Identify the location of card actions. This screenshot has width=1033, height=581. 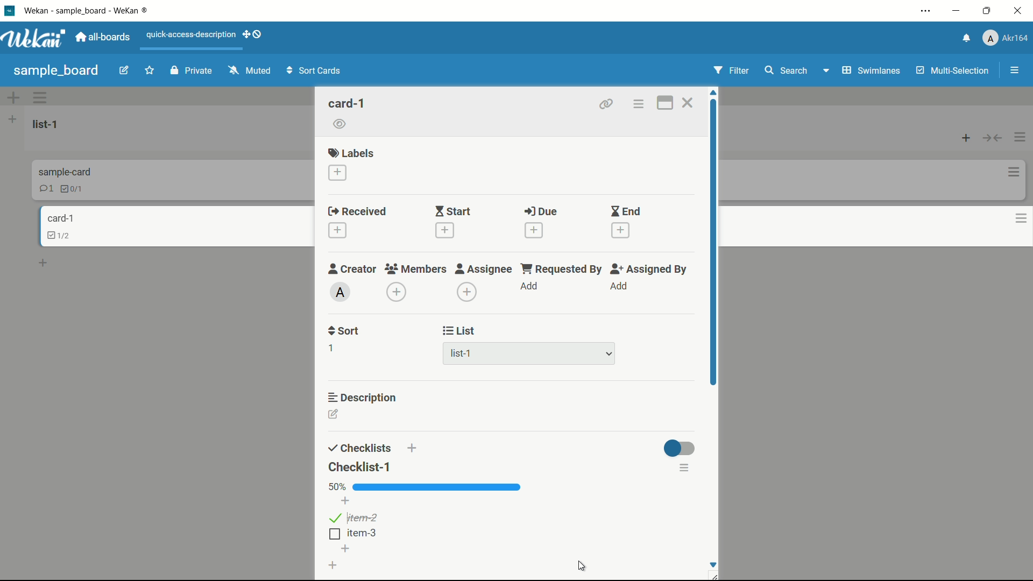
(1009, 172).